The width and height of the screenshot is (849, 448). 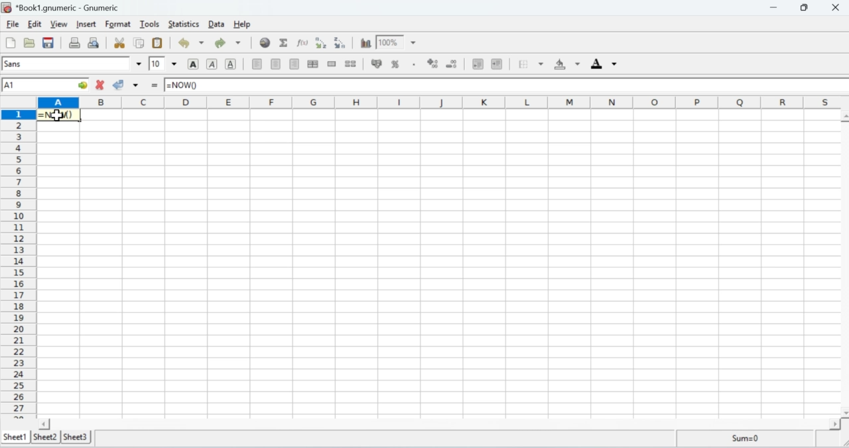 I want to click on Cut the selection, so click(x=121, y=42).